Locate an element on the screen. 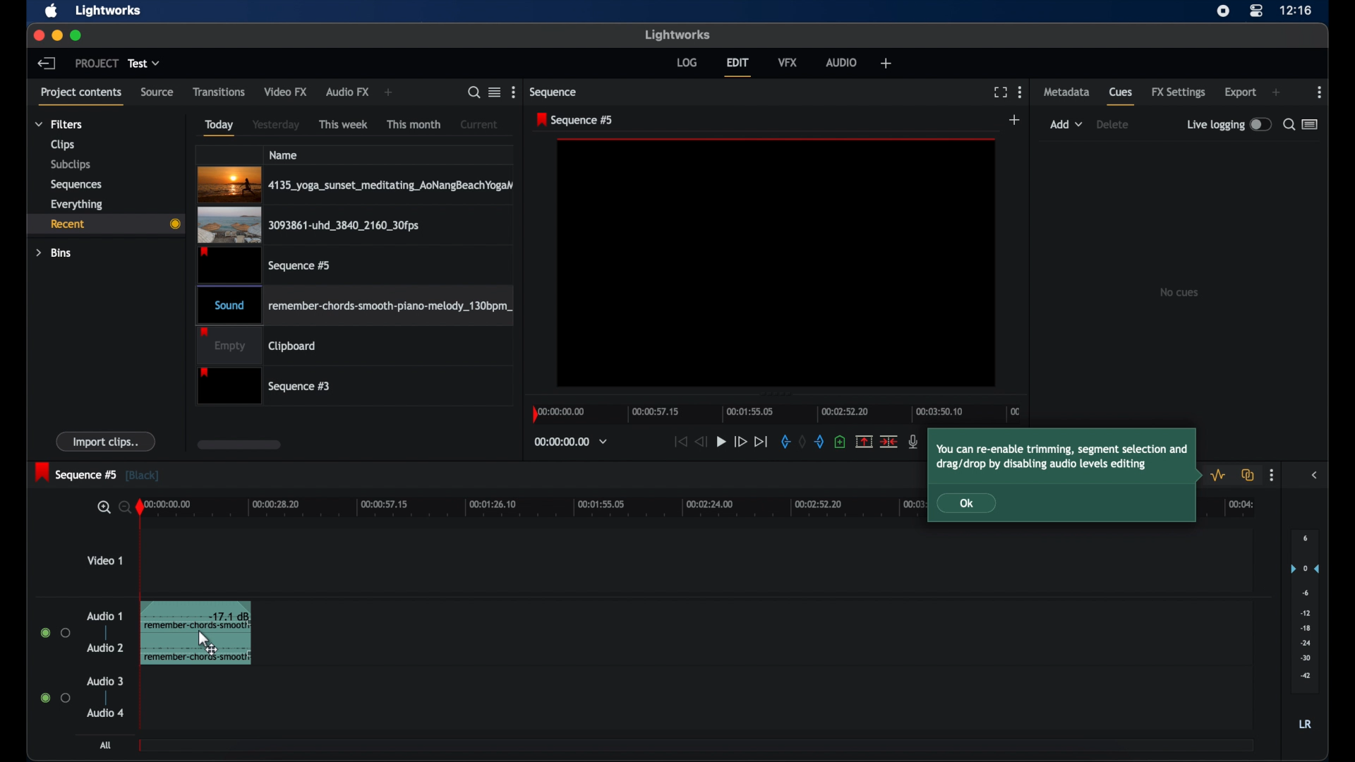 This screenshot has width=1355, height=762. audio 2 is located at coordinates (104, 648).